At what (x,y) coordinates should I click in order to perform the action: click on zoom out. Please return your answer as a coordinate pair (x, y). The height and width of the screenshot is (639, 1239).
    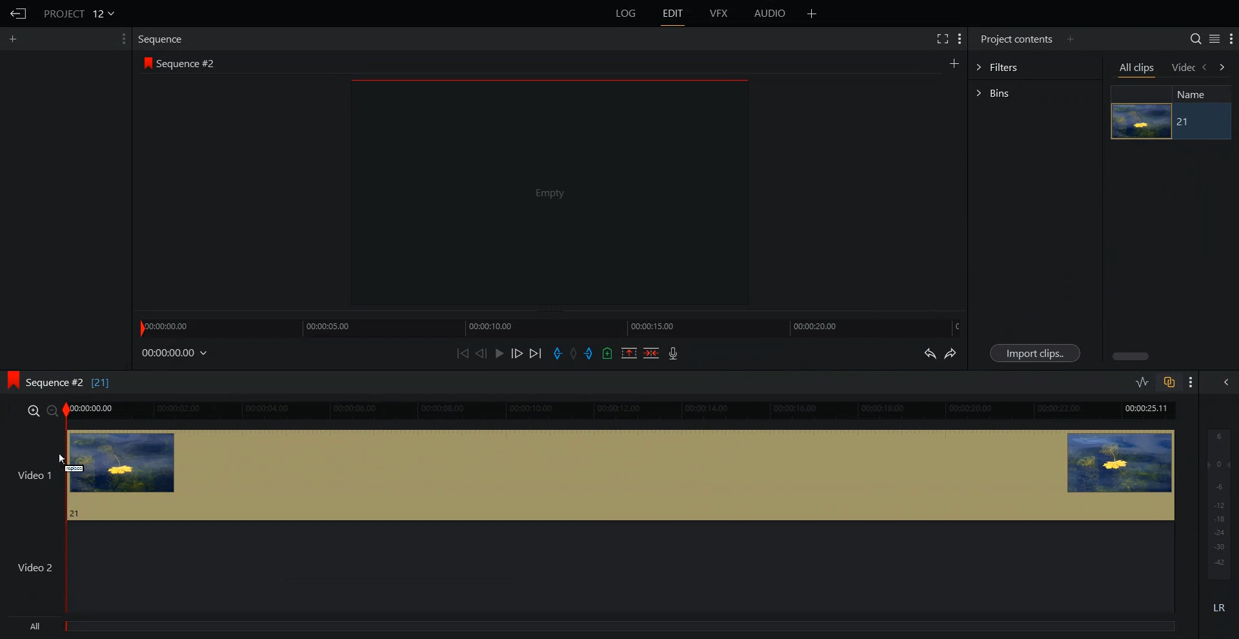
    Looking at the image, I should click on (52, 411).